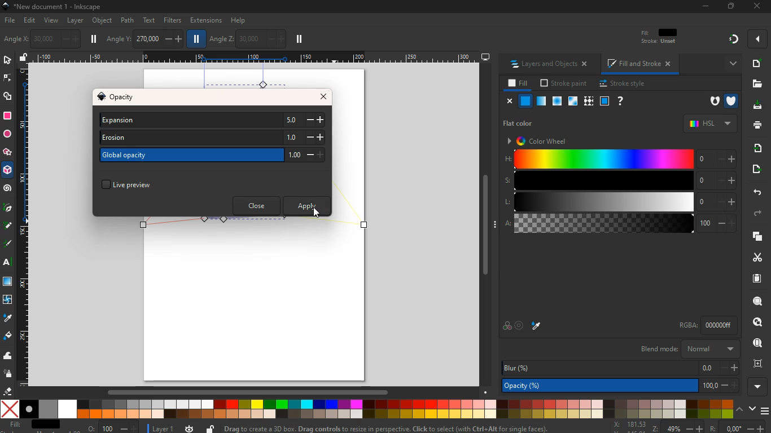  Describe the element at coordinates (755, 105) in the screenshot. I see `dowload` at that location.